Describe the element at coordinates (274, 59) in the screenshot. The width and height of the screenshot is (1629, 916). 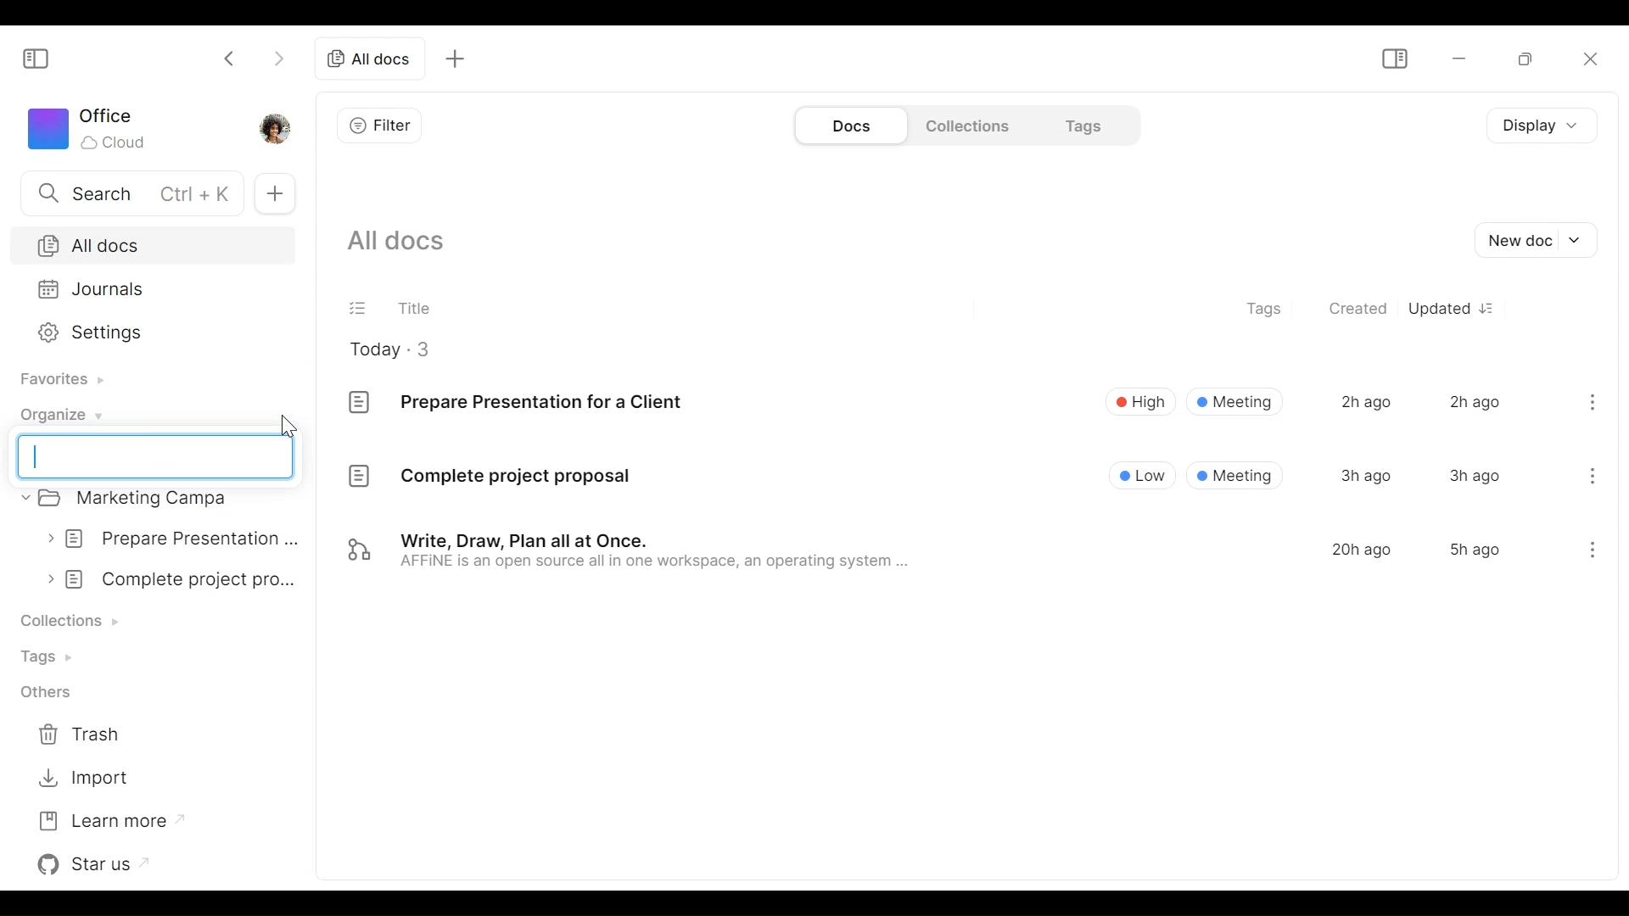
I see `Click to go forward` at that location.